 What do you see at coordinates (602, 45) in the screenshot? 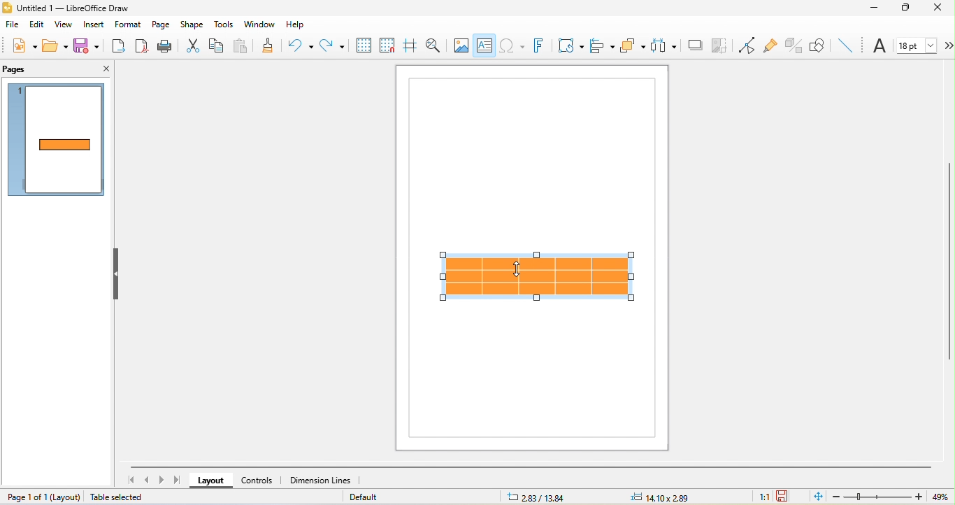
I see `align object` at bounding box center [602, 45].